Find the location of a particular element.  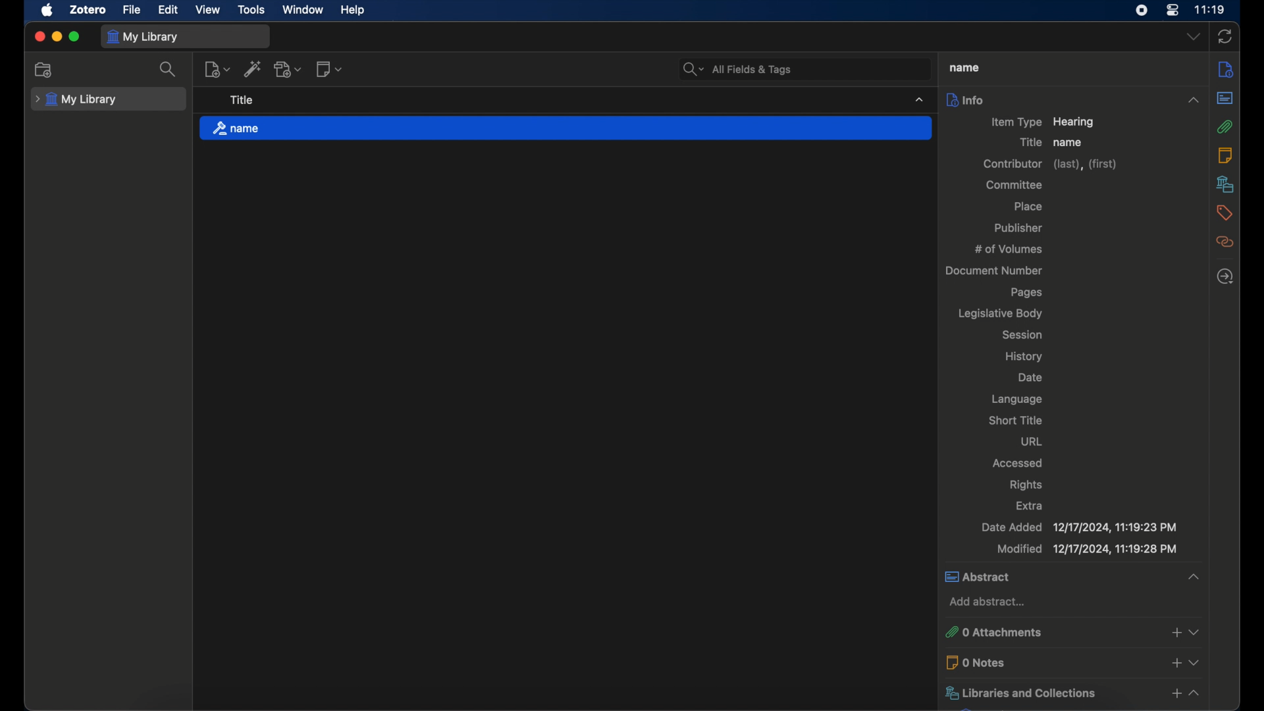

notes is located at coordinates (1224, 155).